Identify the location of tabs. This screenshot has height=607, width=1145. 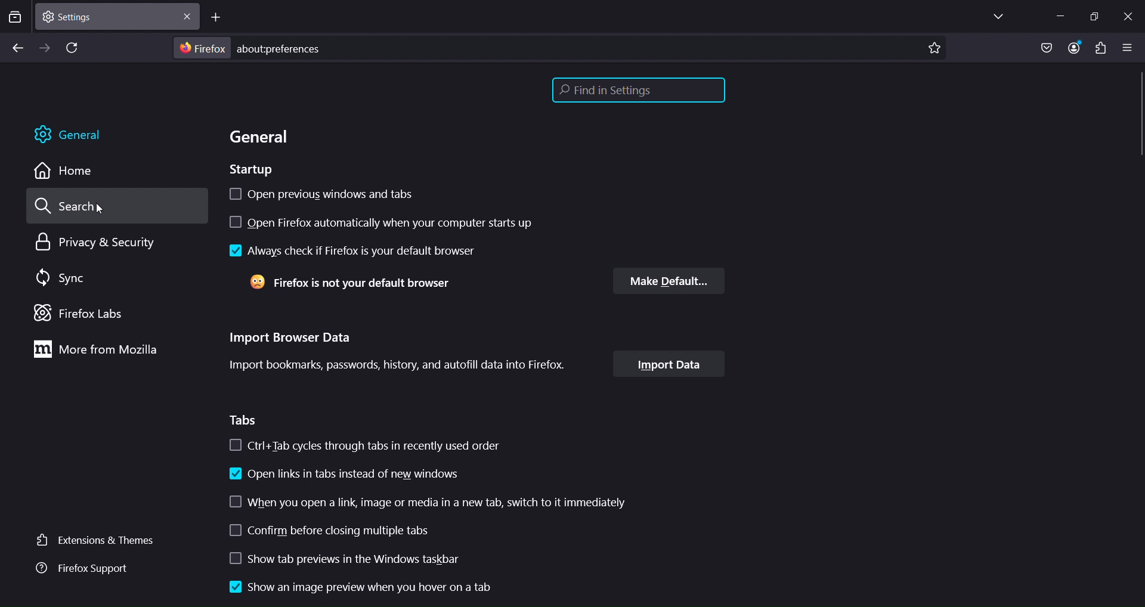
(245, 420).